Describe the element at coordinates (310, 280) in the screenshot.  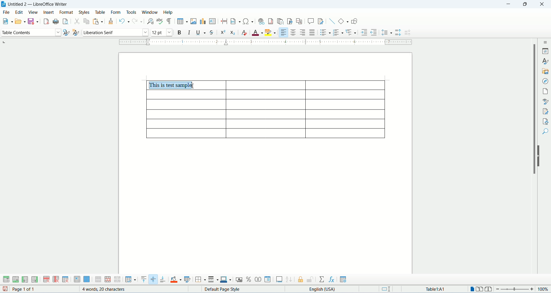
I see `unprotect cells` at that location.